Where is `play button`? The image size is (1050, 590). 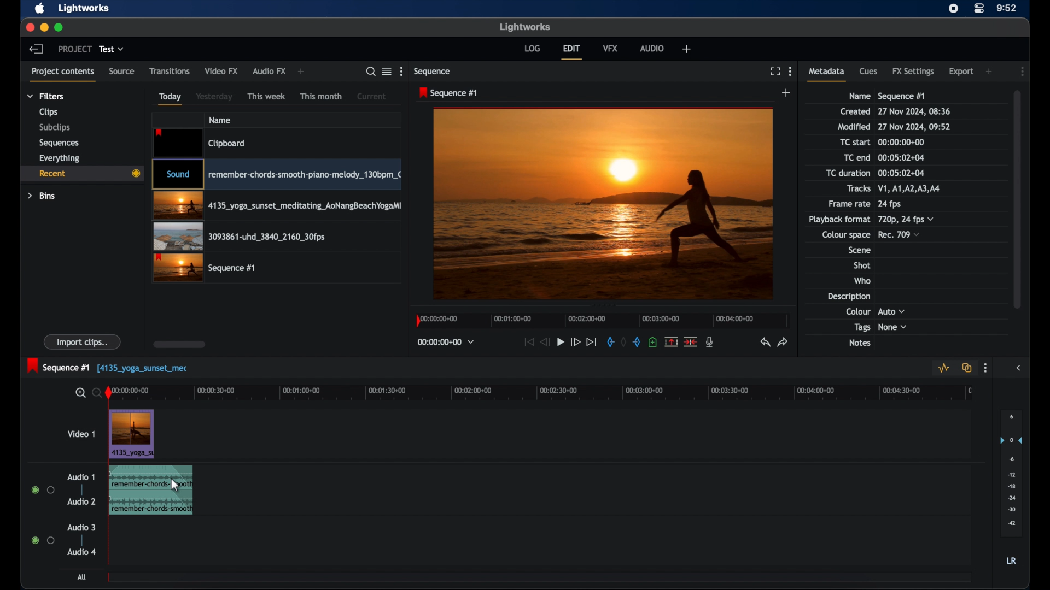
play button is located at coordinates (561, 341).